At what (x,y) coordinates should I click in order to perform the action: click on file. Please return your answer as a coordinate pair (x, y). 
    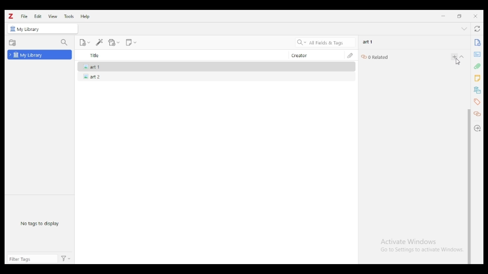
    Looking at the image, I should click on (24, 16).